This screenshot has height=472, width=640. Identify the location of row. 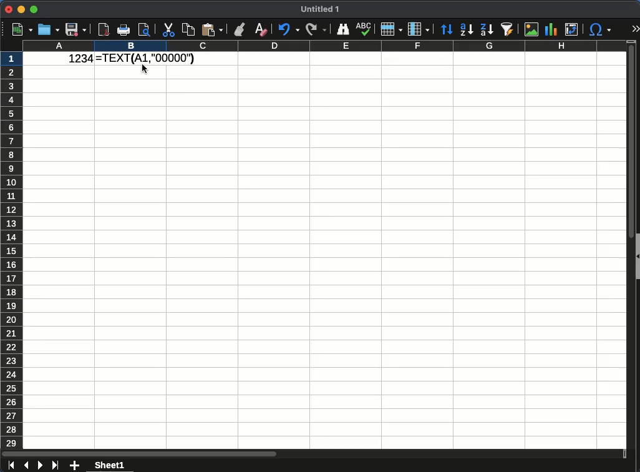
(390, 29).